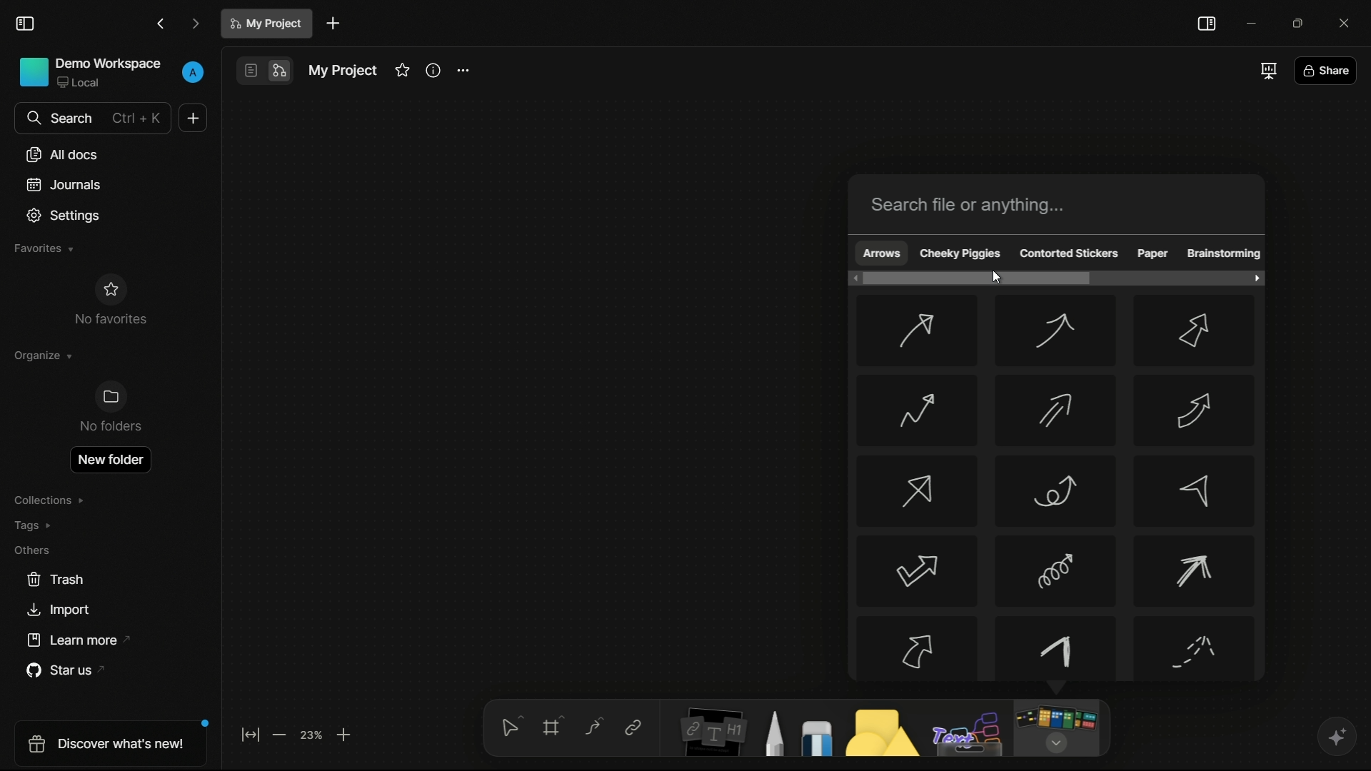 This screenshot has width=1371, height=771. I want to click on paper, so click(1152, 254).